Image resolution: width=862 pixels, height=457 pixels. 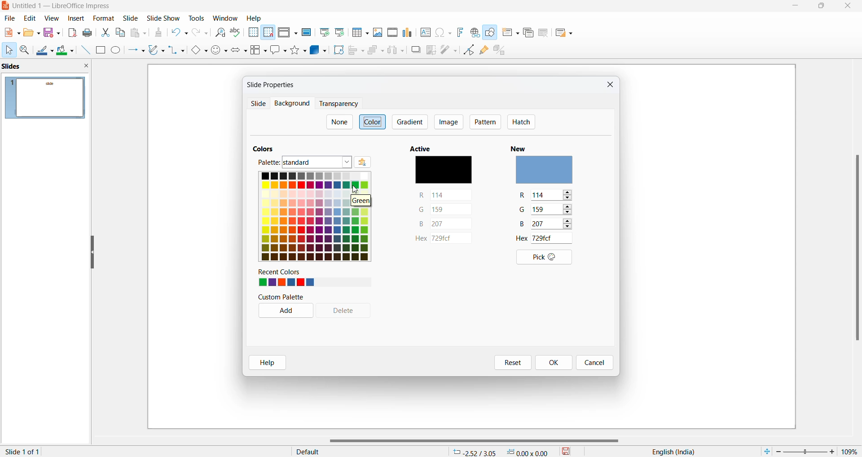 What do you see at coordinates (89, 32) in the screenshot?
I see `print` at bounding box center [89, 32].